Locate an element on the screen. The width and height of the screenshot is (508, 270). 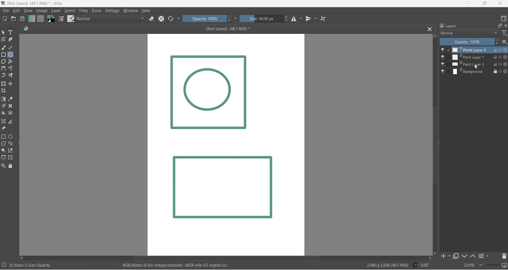
freehand brush tool is located at coordinates (4, 48).